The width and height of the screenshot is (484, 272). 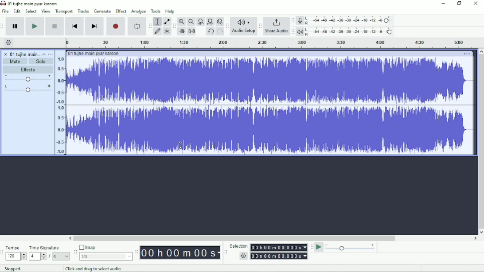 What do you see at coordinates (211, 31) in the screenshot?
I see `Undo` at bounding box center [211, 31].